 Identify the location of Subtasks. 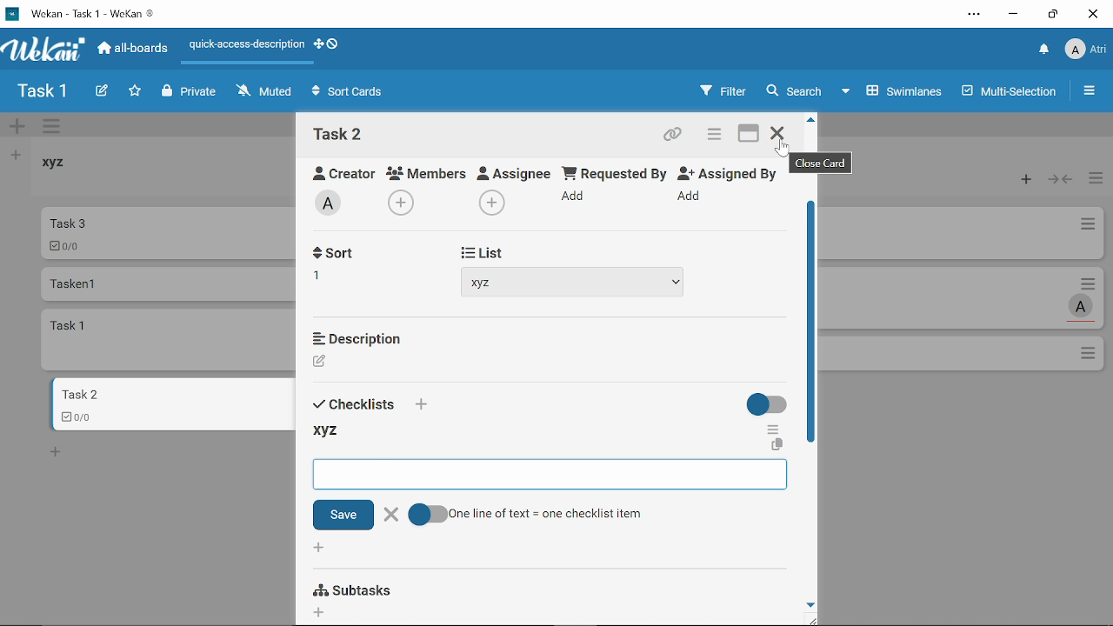
(374, 590).